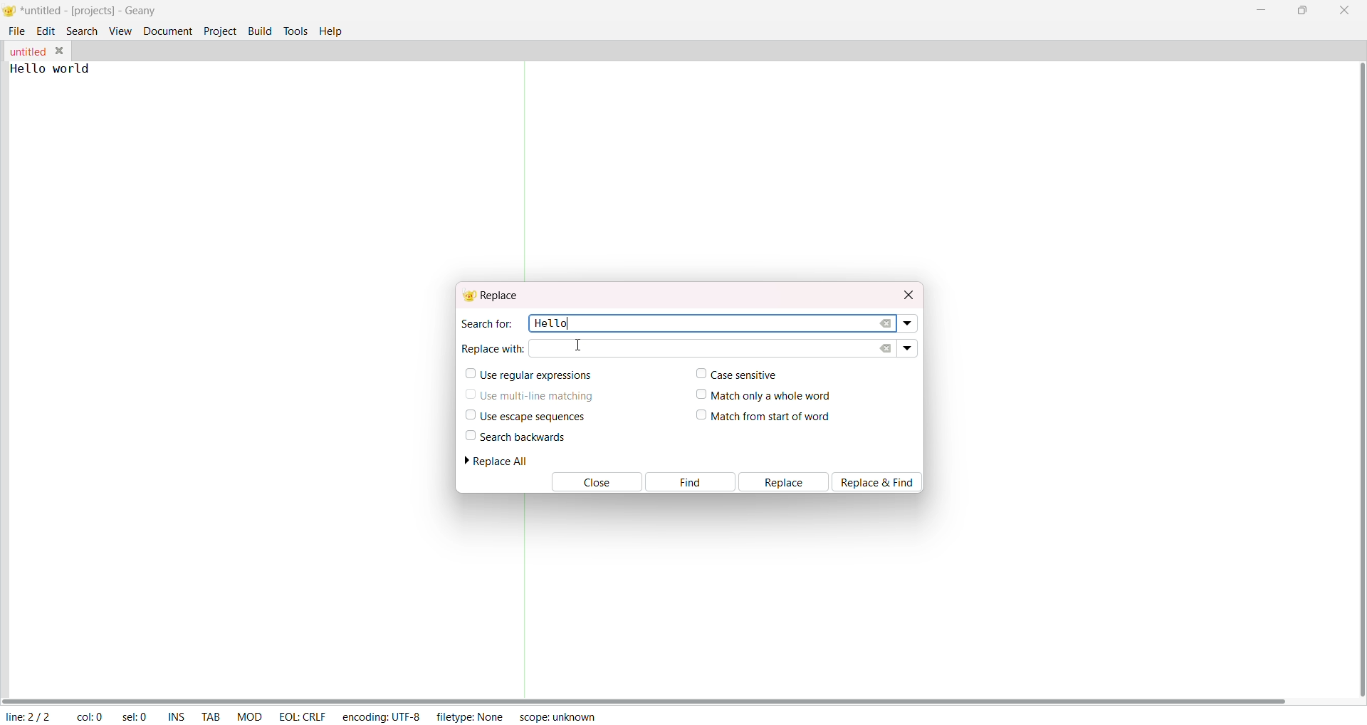  I want to click on close dialog, so click(906, 293).